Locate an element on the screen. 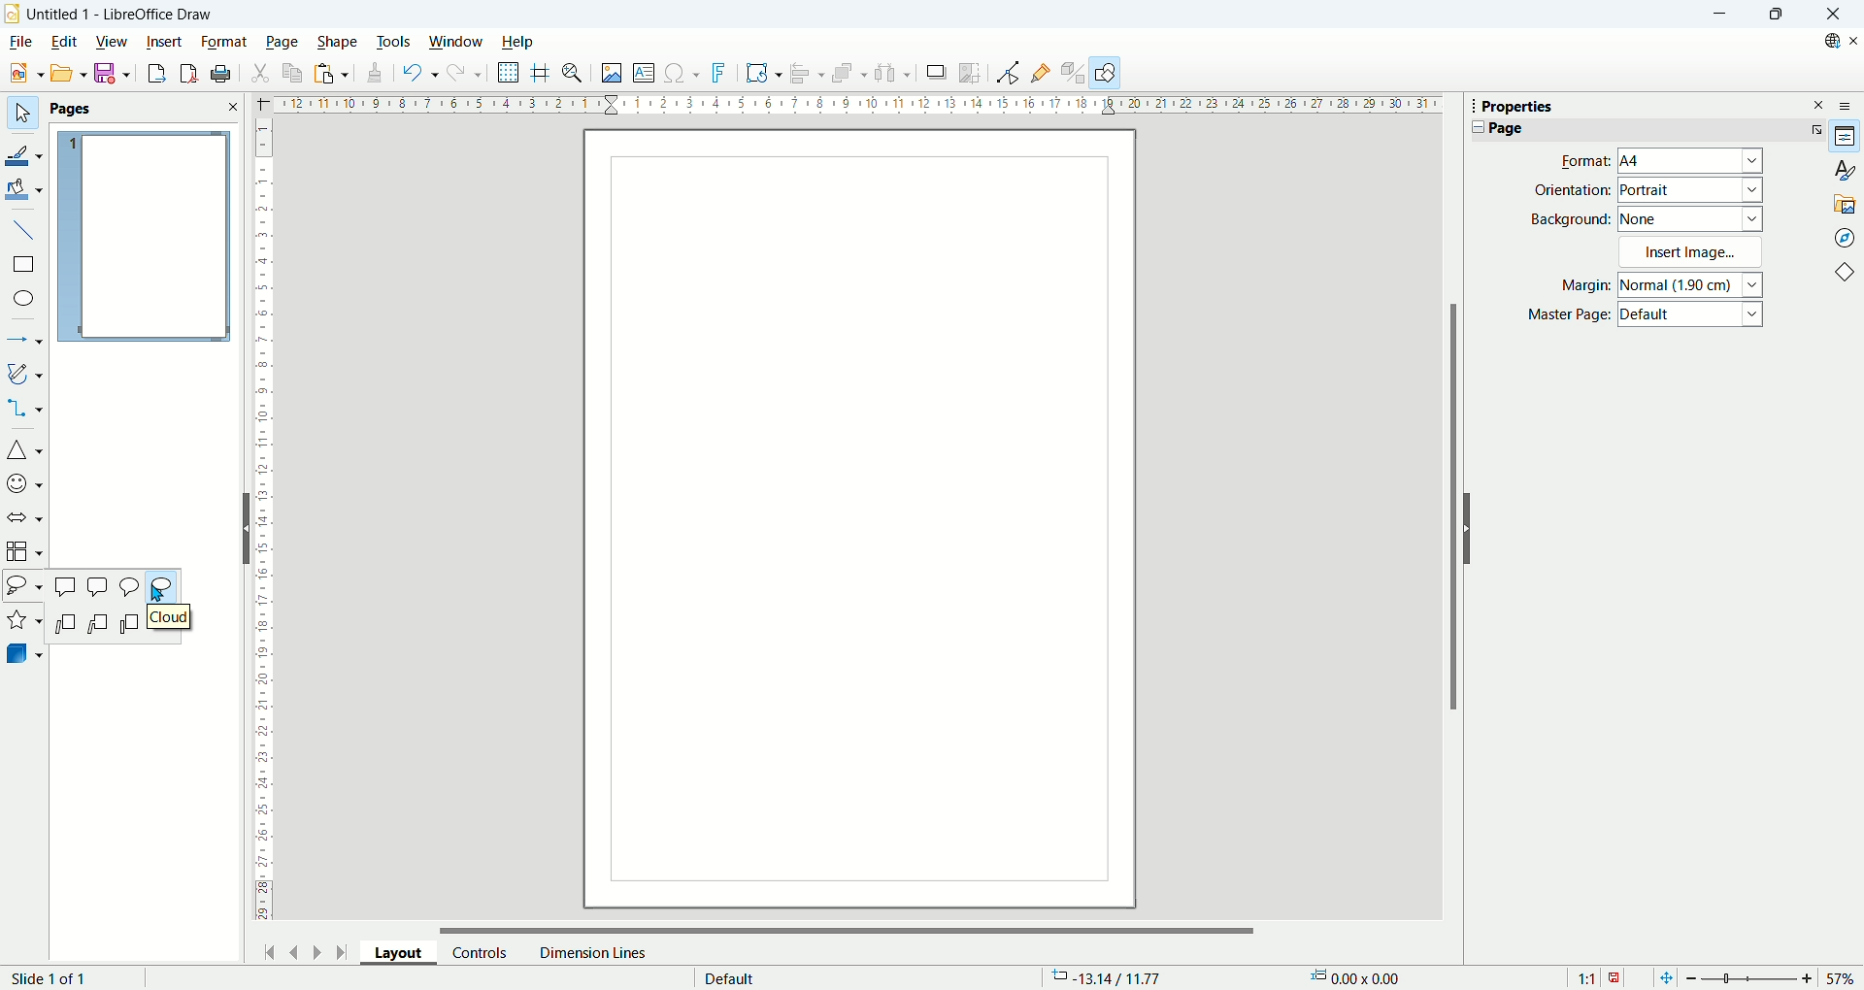 This screenshot has width=1864, height=990. Collapse is located at coordinates (1474, 127).